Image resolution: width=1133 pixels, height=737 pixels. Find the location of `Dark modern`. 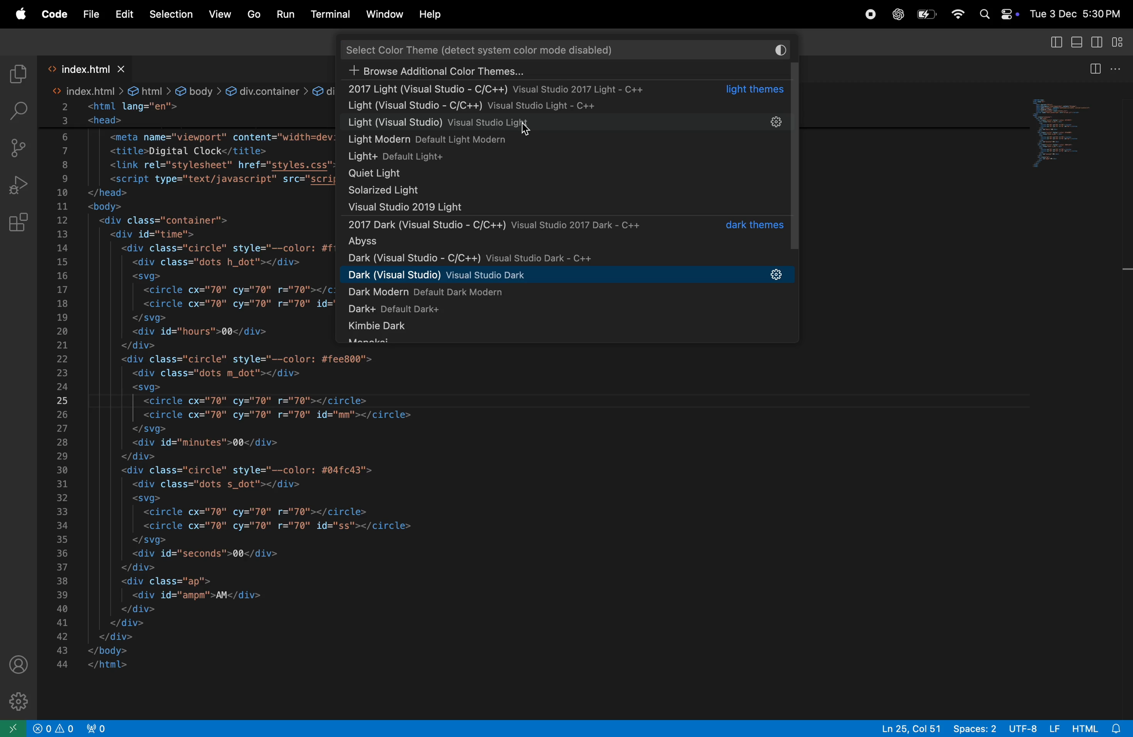

Dark modern is located at coordinates (465, 292).